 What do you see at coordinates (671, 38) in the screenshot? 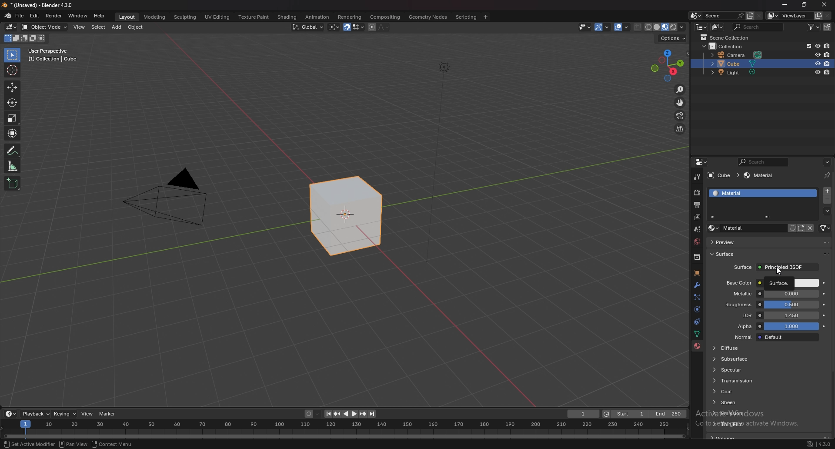
I see `options` at bounding box center [671, 38].